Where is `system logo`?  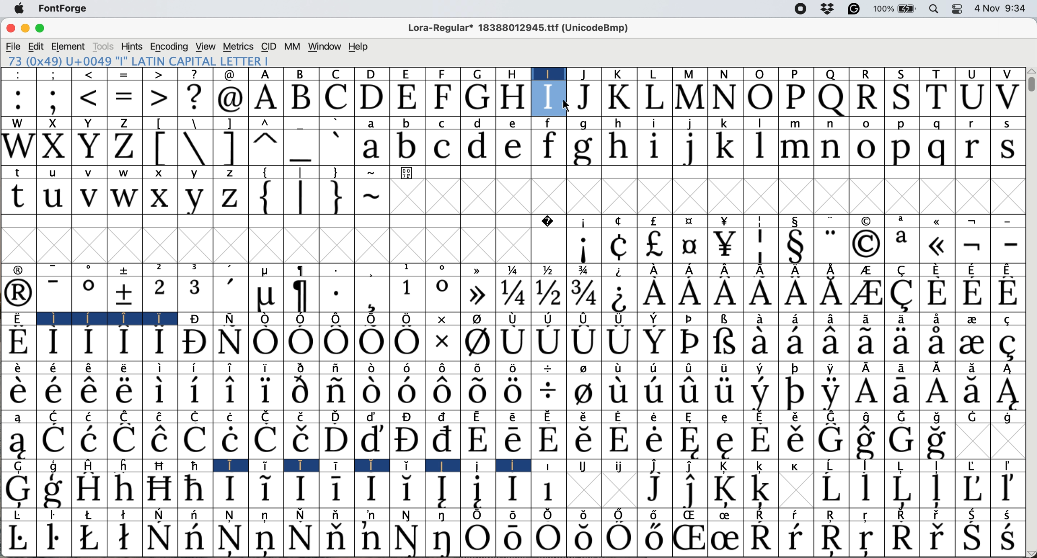
system logo is located at coordinates (18, 8).